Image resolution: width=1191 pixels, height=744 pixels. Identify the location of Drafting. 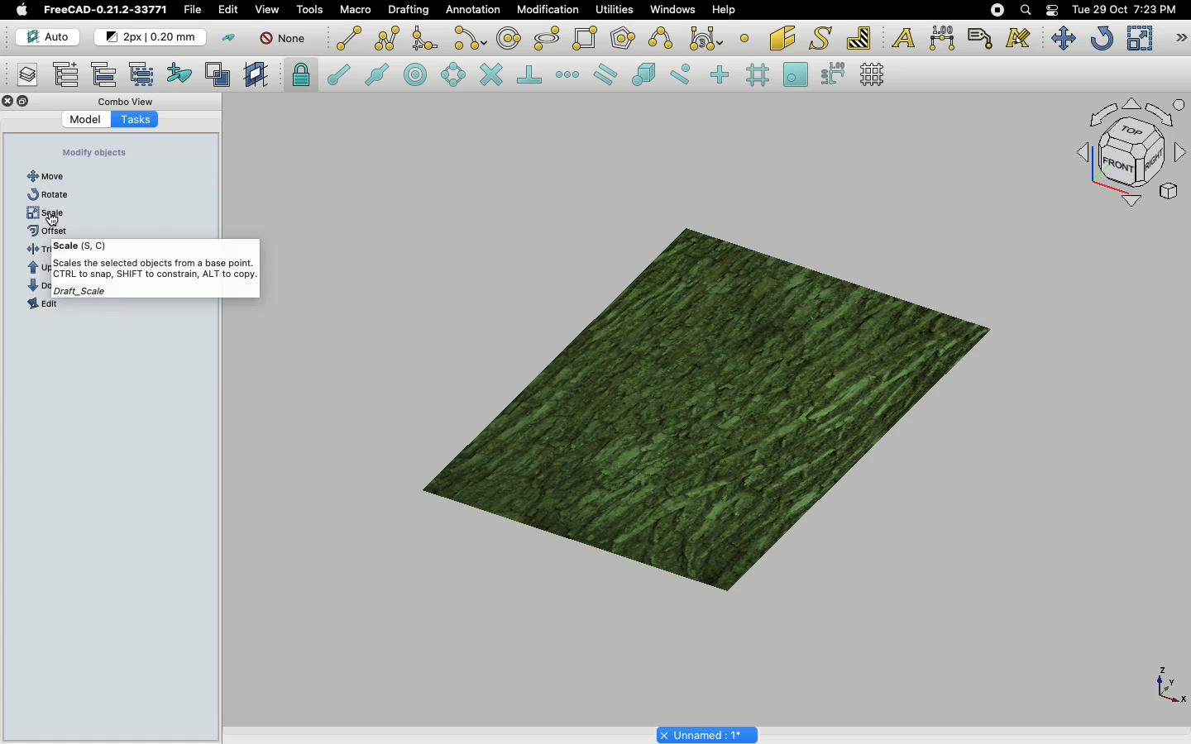
(409, 11).